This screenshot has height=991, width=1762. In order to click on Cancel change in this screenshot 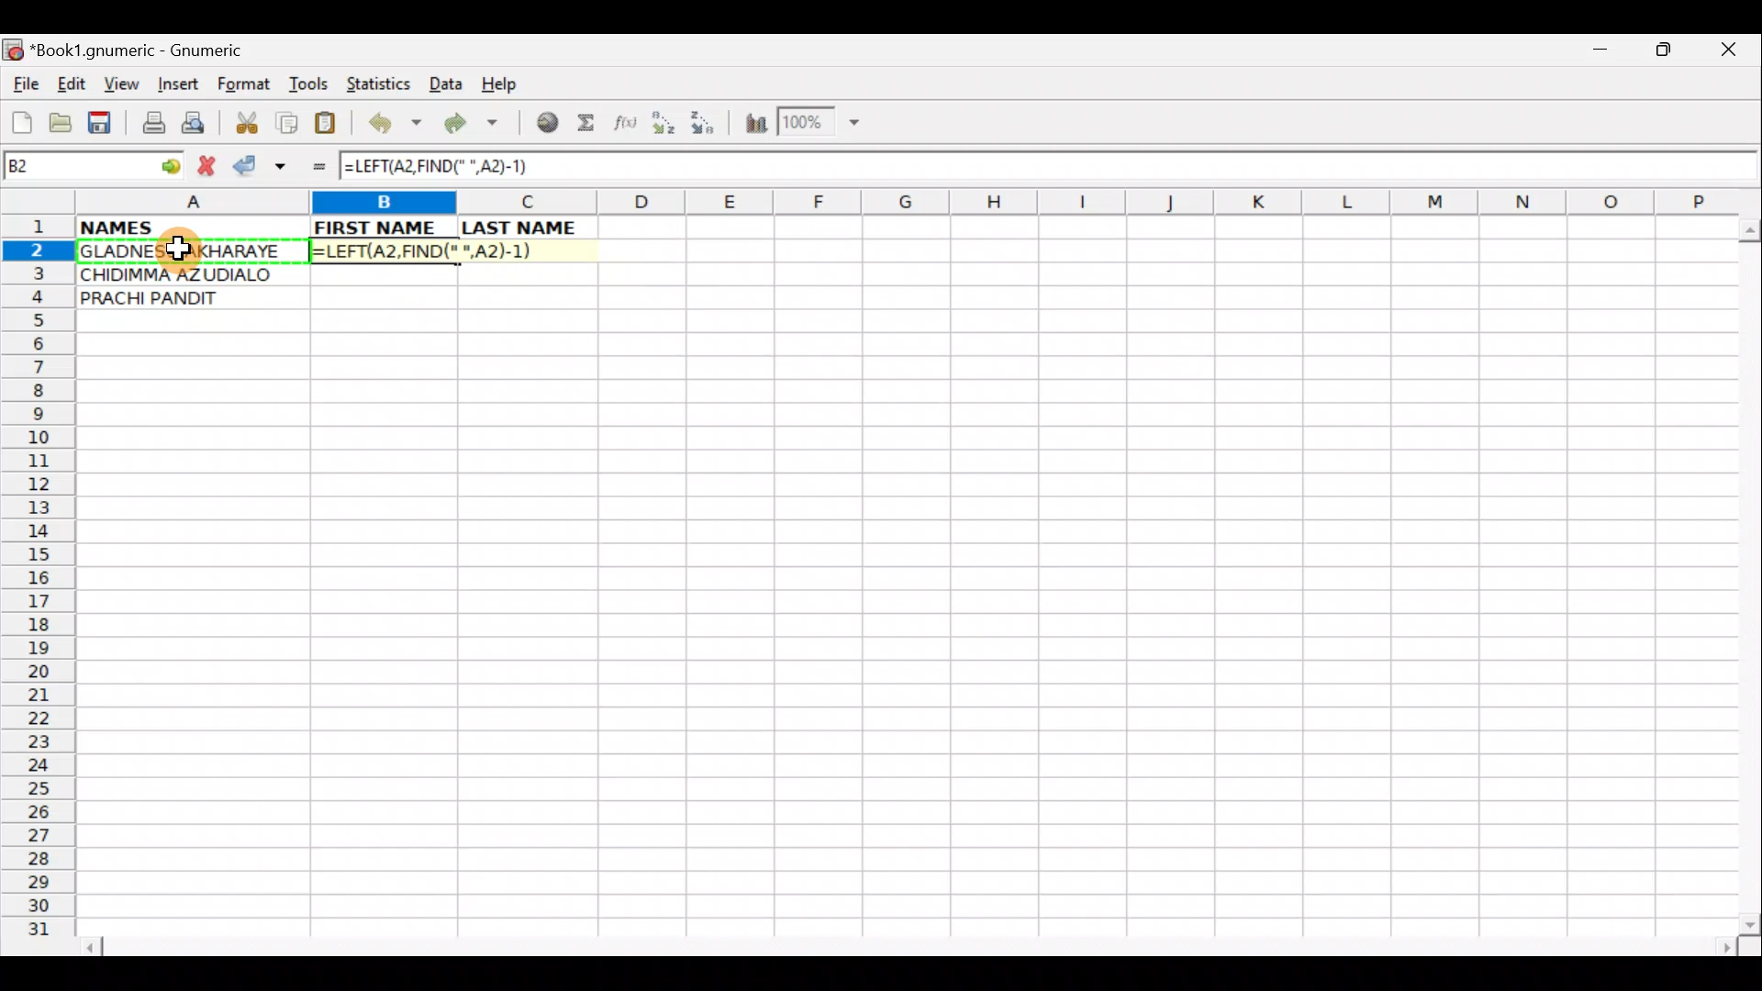, I will do `click(211, 162)`.